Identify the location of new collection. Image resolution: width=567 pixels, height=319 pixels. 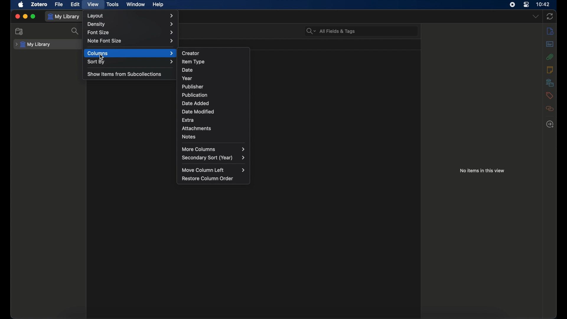
(19, 31).